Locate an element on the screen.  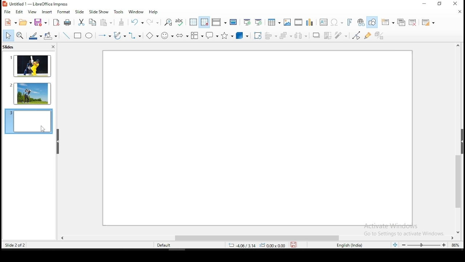
delete slide is located at coordinates (413, 23).